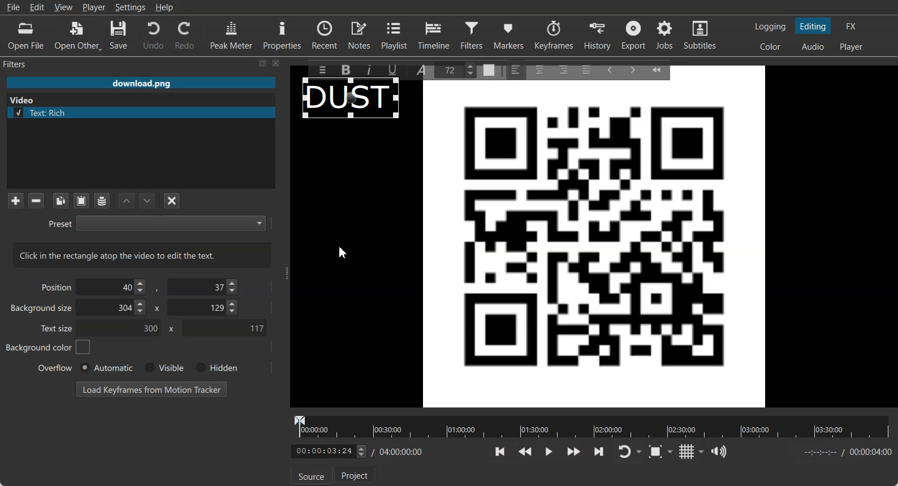  Describe the element at coordinates (152, 389) in the screenshot. I see `Load Keyframe from Motion Tracker` at that location.